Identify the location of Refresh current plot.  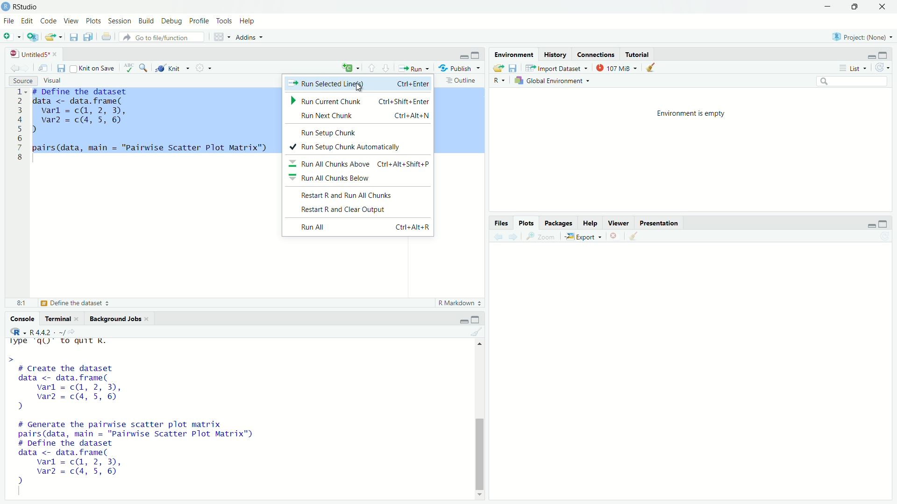
(884, 236).